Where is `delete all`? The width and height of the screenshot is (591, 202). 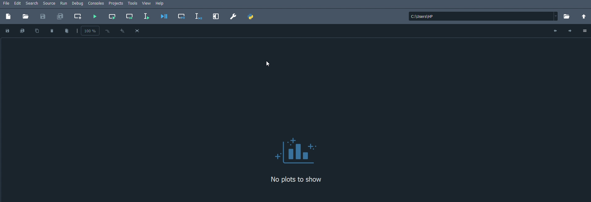 delete all is located at coordinates (66, 31).